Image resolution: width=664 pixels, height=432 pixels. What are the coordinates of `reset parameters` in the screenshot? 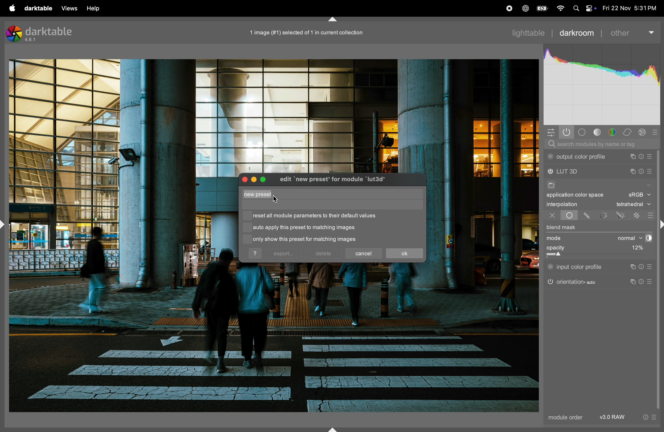 It's located at (643, 267).